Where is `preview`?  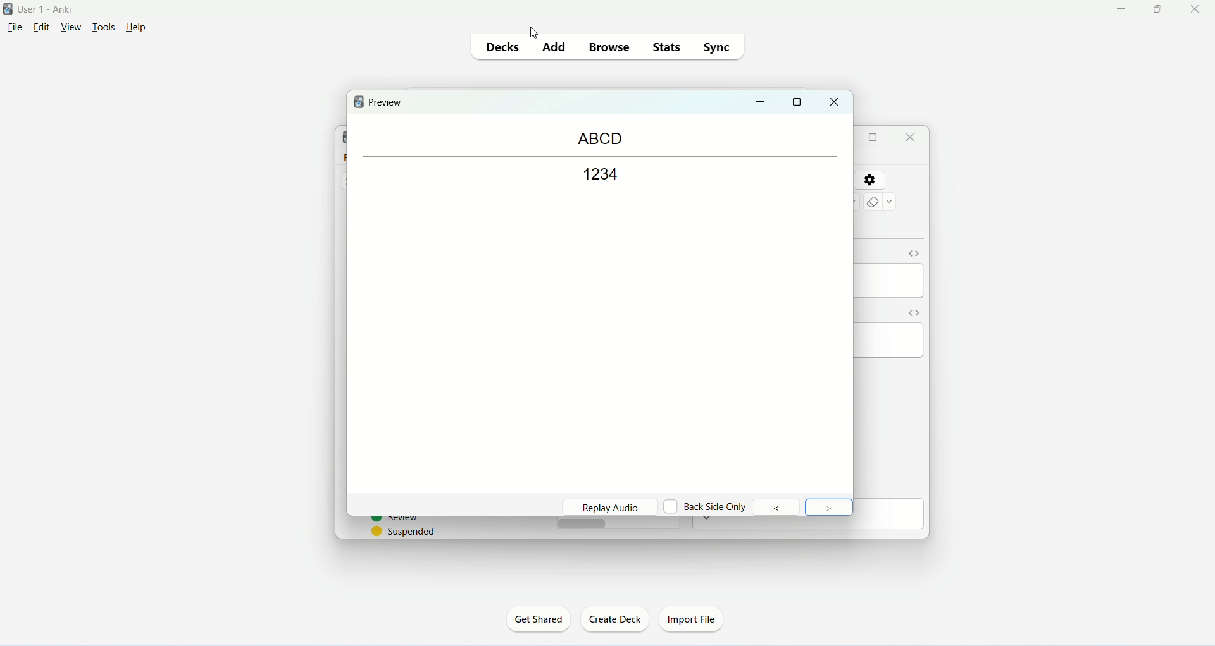
preview is located at coordinates (387, 103).